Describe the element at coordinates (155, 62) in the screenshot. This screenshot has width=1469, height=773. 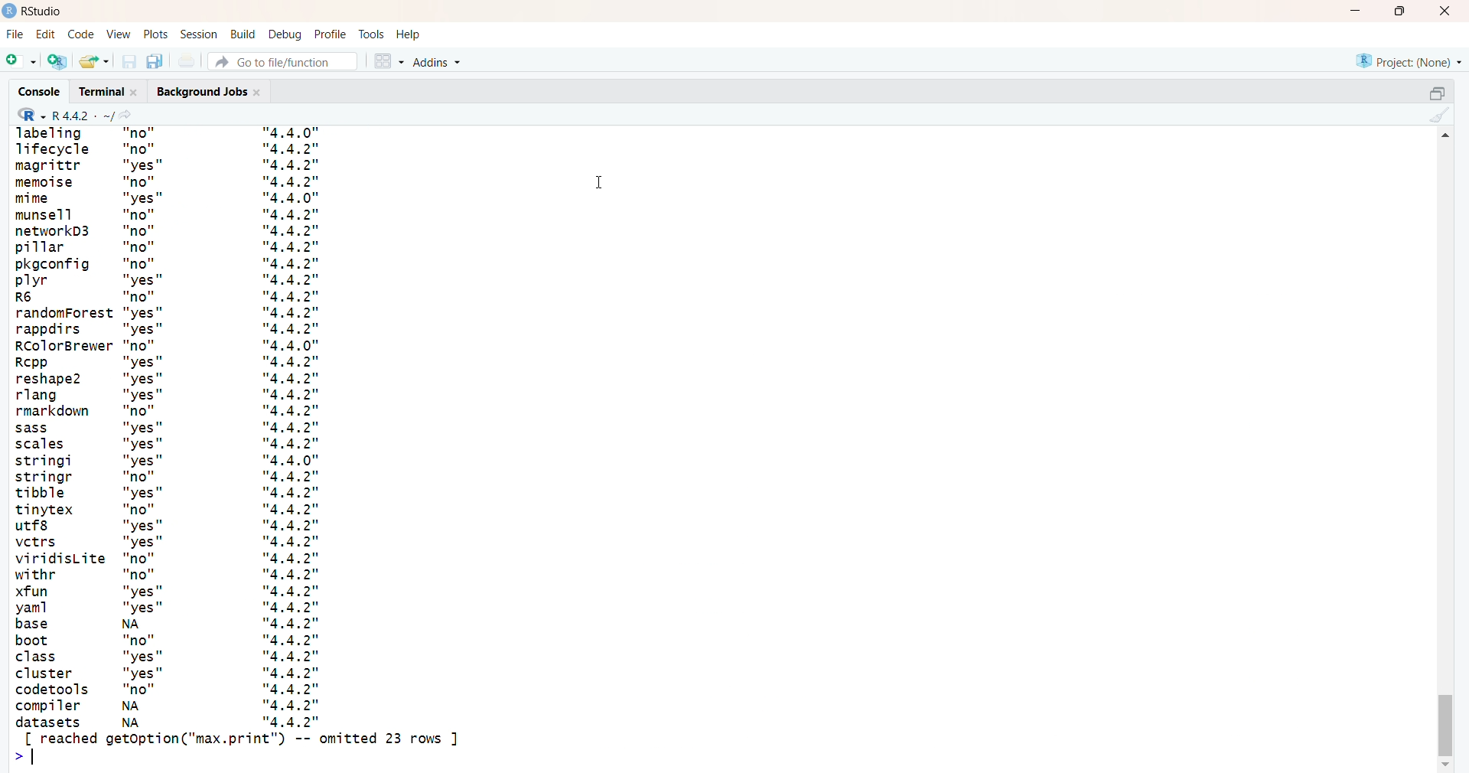
I see `save all open documents` at that location.